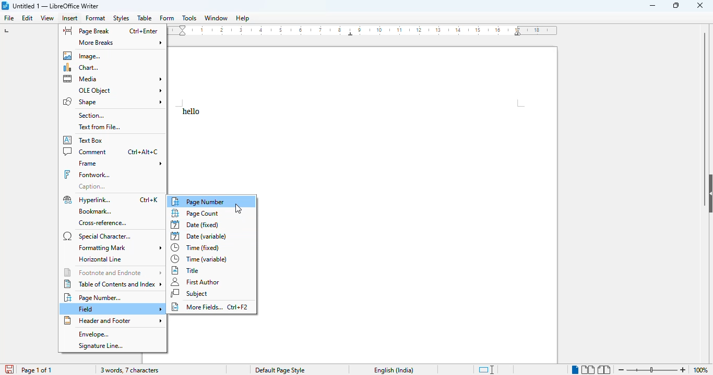 The image size is (713, 375). What do you see at coordinates (145, 18) in the screenshot?
I see `table` at bounding box center [145, 18].